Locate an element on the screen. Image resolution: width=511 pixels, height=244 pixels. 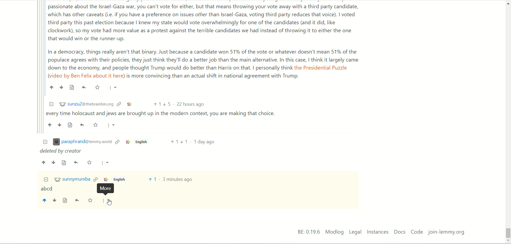
 Upvote 1 is located at coordinates (174, 141).